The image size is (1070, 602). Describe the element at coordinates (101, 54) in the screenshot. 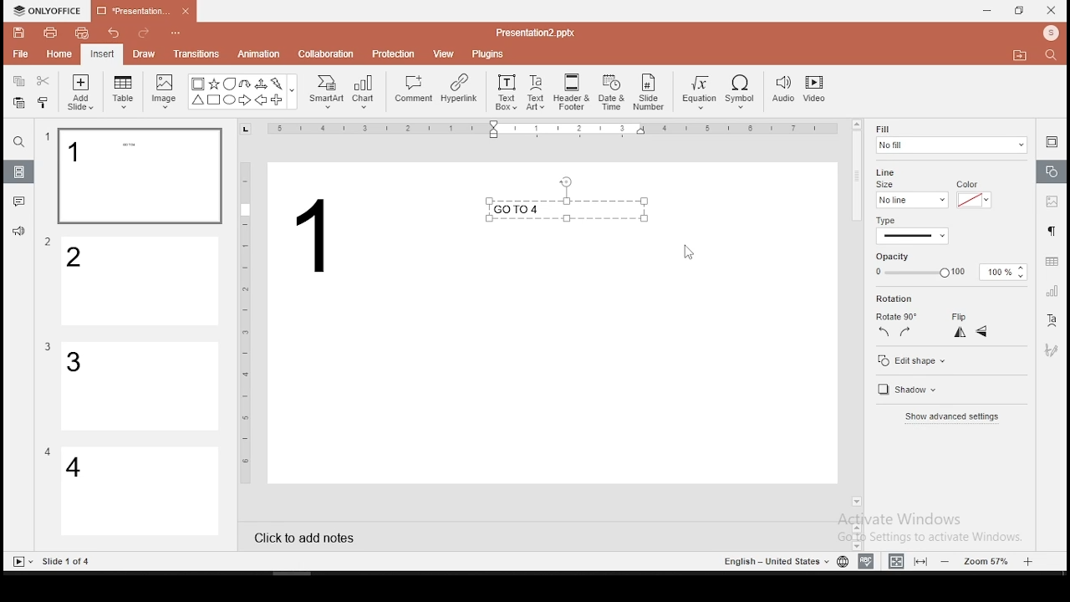

I see `insert` at that location.